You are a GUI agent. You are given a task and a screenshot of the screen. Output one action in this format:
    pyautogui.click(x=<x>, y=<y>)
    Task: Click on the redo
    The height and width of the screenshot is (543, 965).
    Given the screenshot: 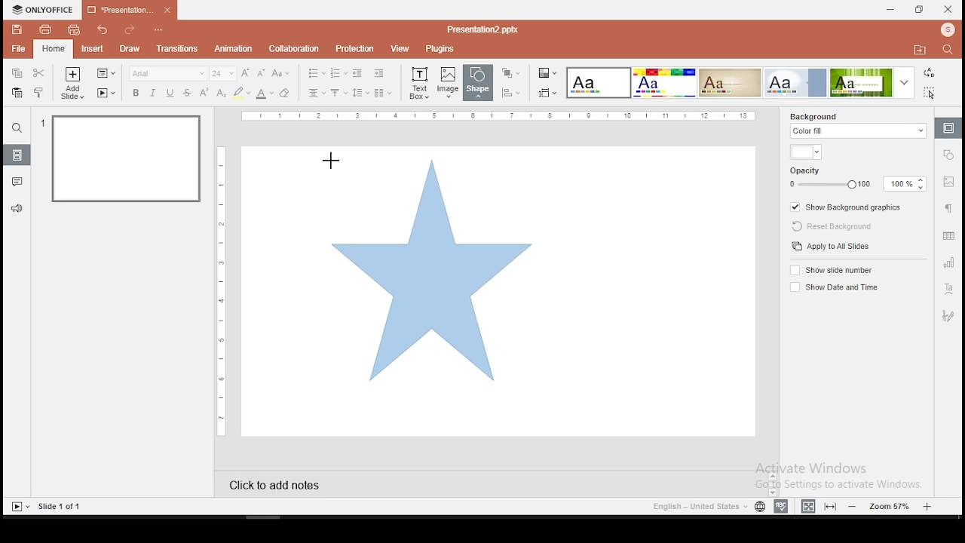 What is the action you would take?
    pyautogui.click(x=129, y=31)
    